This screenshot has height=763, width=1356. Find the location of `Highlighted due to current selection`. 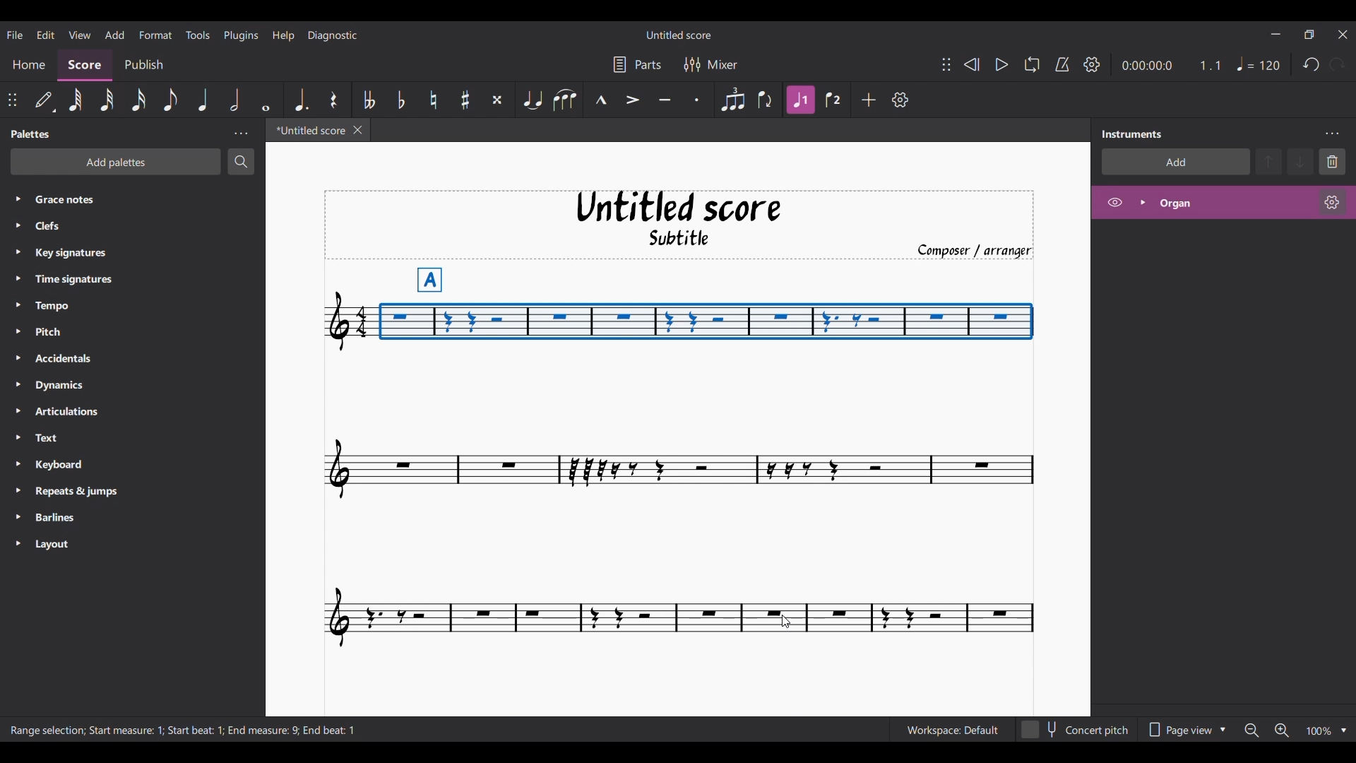

Highlighted due to current selection is located at coordinates (801, 100).